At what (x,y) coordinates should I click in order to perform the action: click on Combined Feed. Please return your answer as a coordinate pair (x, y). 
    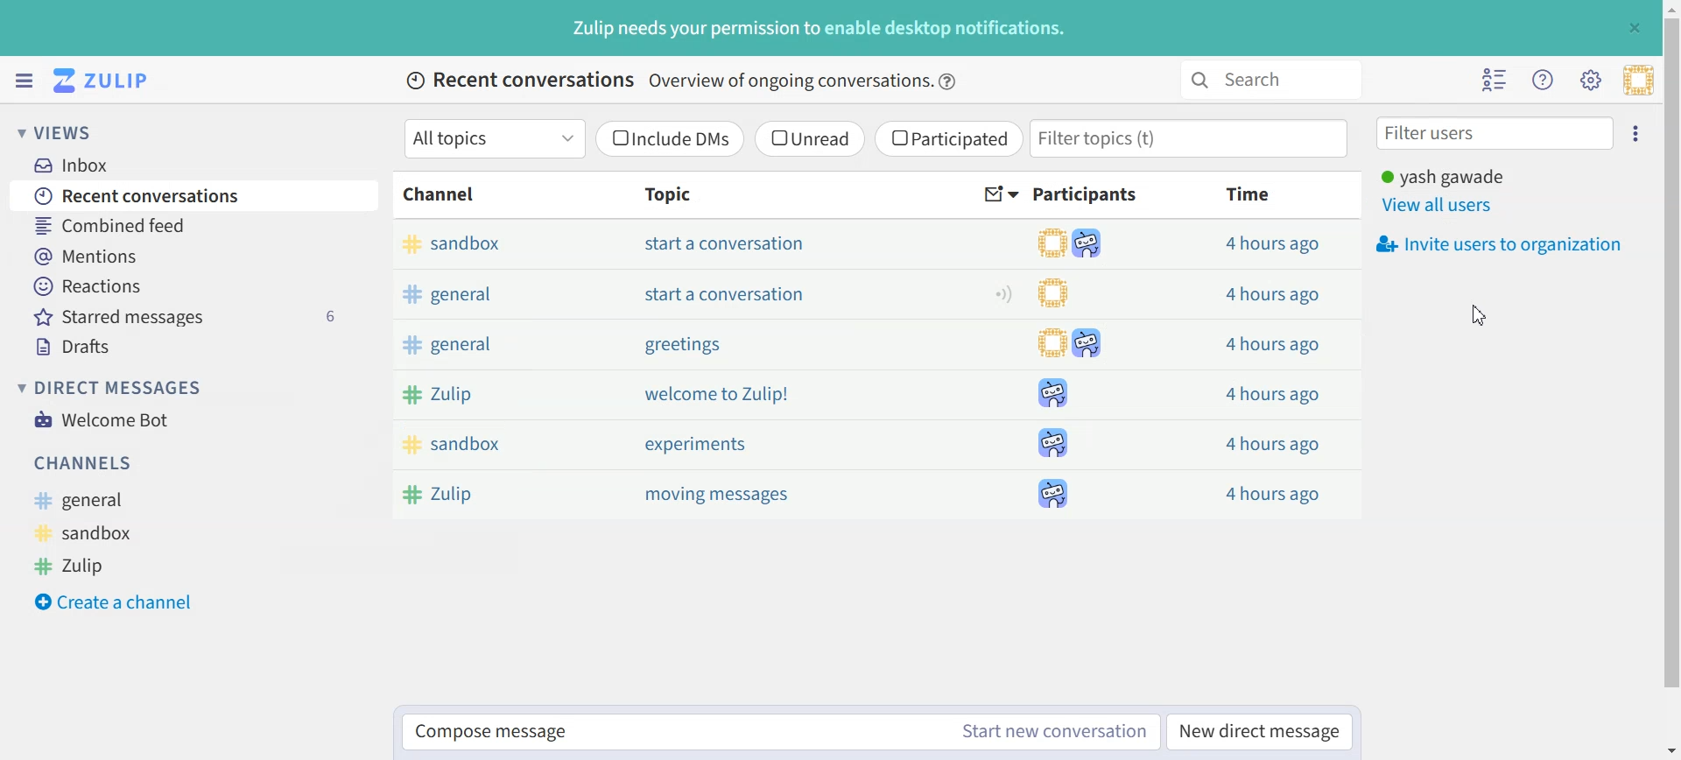
    Looking at the image, I should click on (193, 224).